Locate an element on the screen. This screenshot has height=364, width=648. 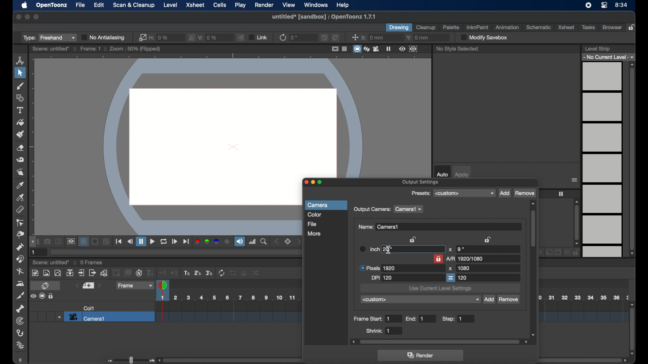
frame is located at coordinates (134, 285).